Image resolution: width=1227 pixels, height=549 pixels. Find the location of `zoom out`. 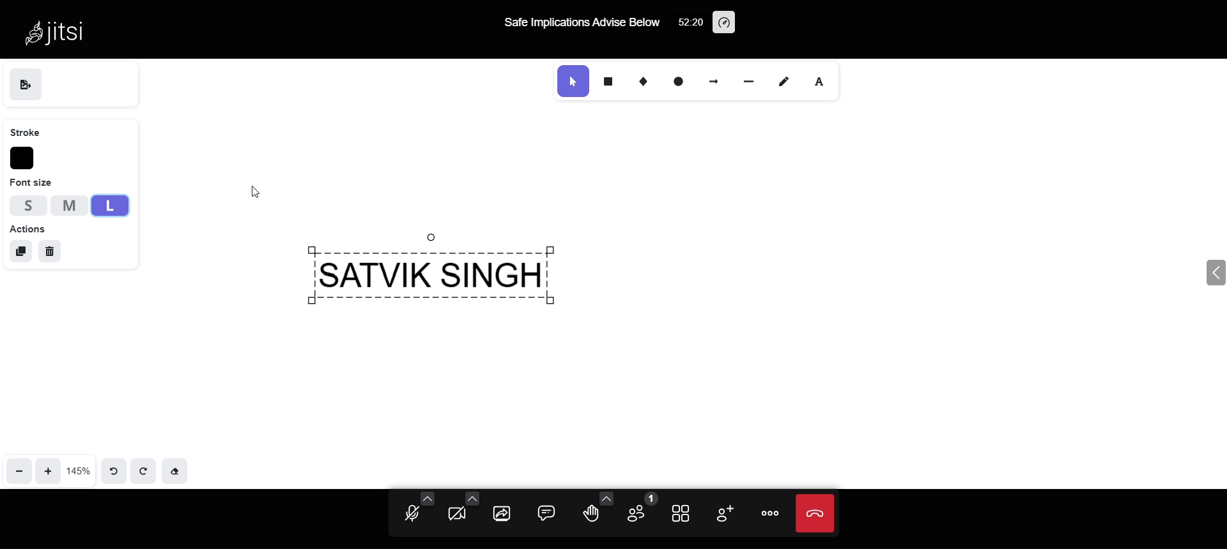

zoom out is located at coordinates (19, 467).